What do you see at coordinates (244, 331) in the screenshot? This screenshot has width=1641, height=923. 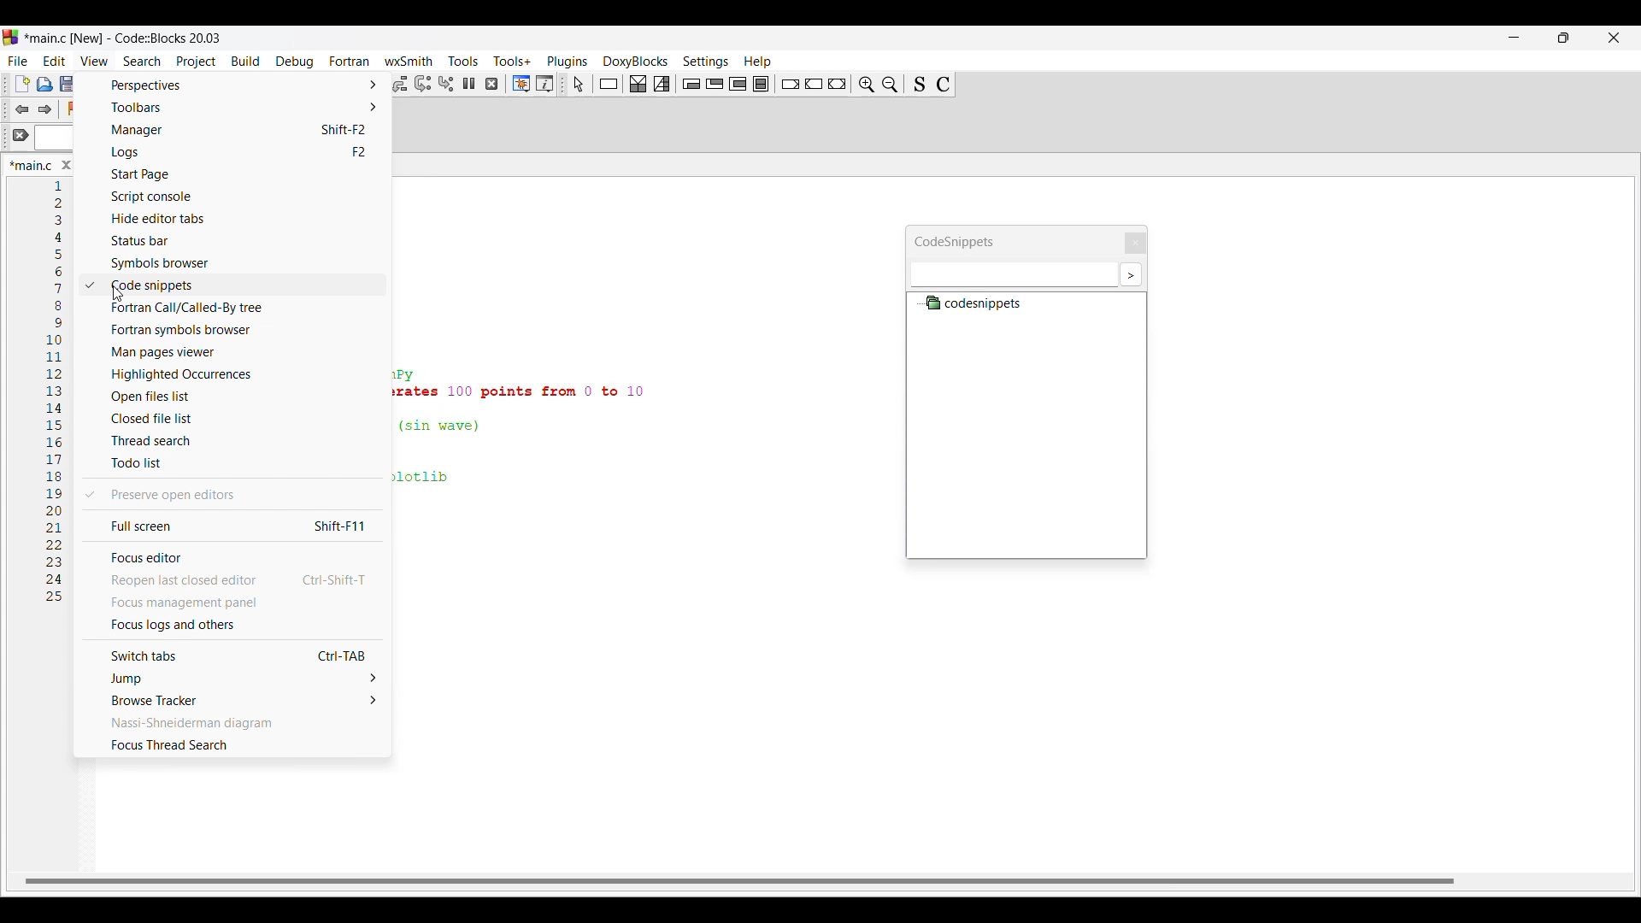 I see `Fortran symbols browser` at bounding box center [244, 331].